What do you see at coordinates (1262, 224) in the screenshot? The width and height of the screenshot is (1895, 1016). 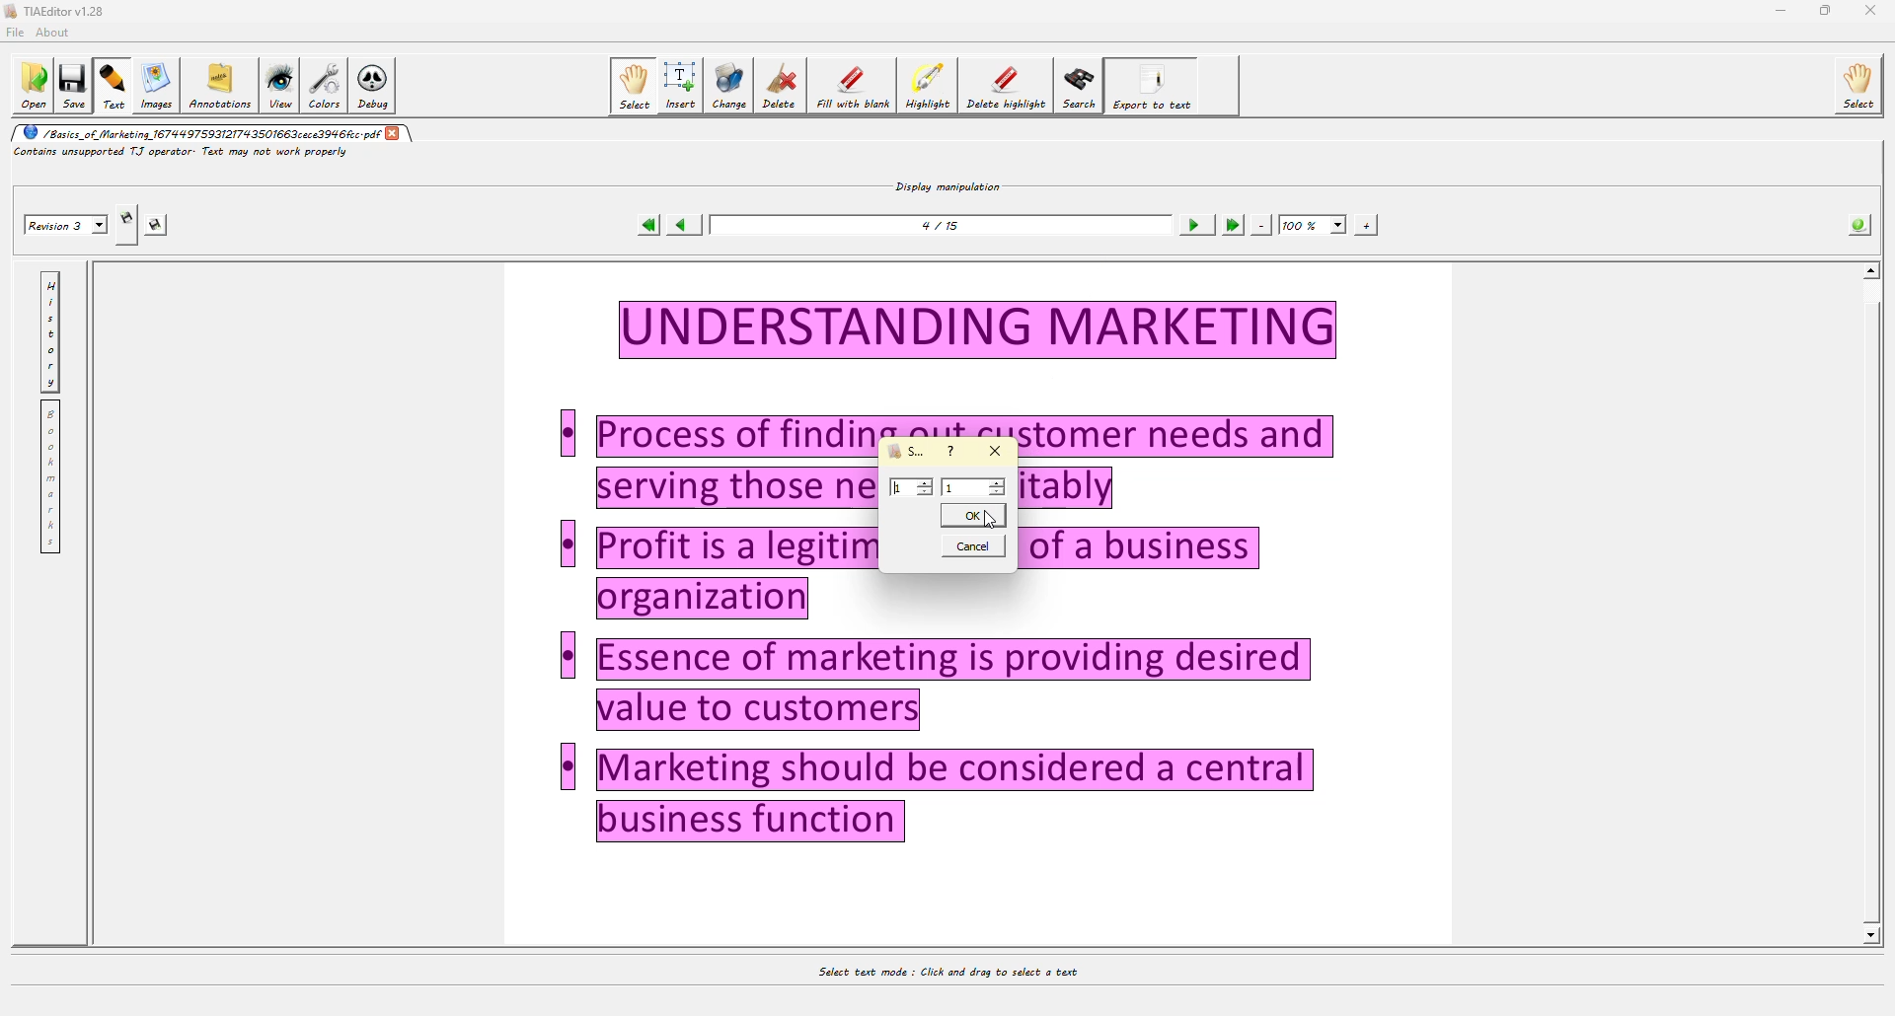 I see `zoom out` at bounding box center [1262, 224].